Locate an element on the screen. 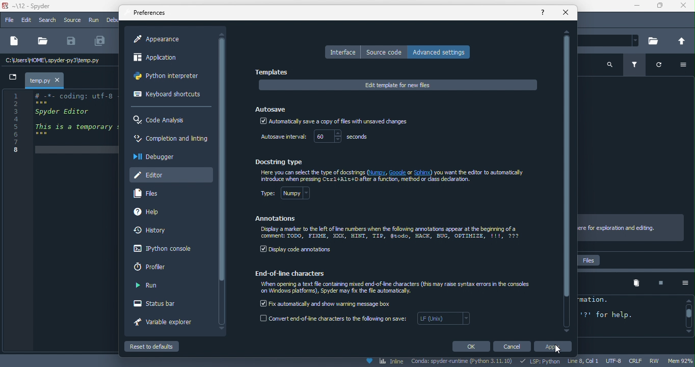  annotations is located at coordinates (277, 219).